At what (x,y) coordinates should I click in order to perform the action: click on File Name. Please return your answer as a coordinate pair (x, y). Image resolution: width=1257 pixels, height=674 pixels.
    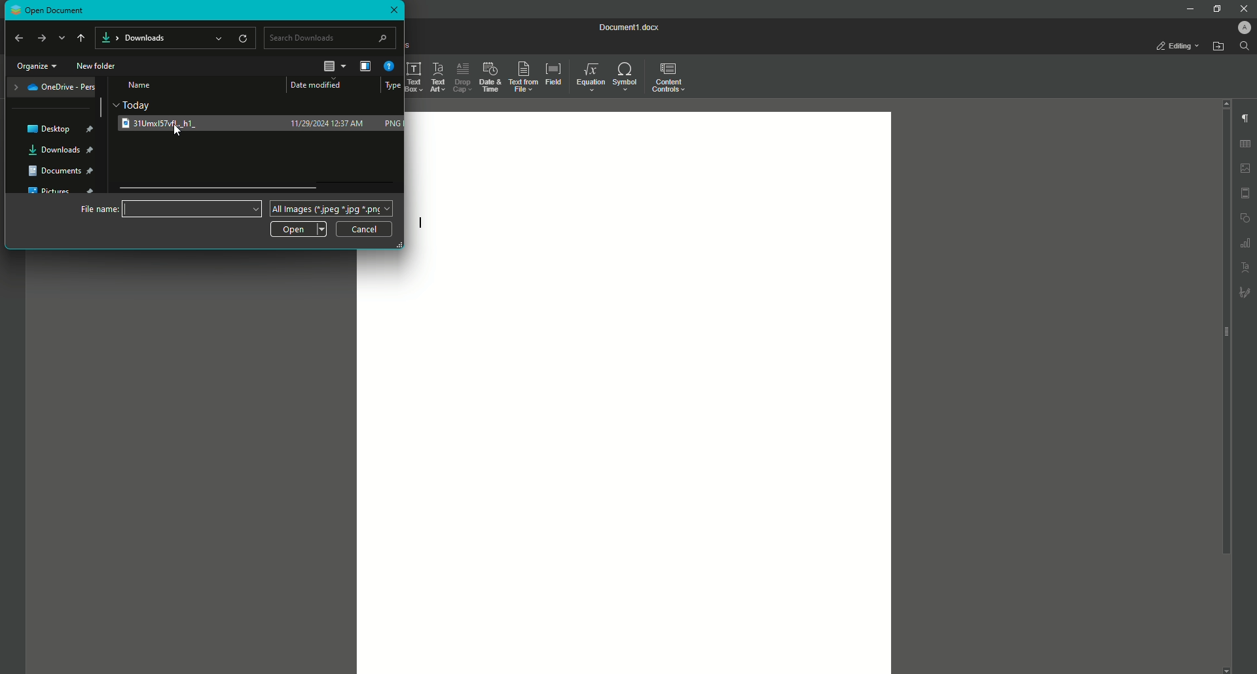
    Looking at the image, I should click on (170, 123).